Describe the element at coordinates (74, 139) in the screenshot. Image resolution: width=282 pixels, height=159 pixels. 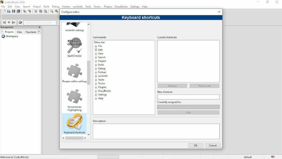
I see `Horizontal scrollbar` at that location.